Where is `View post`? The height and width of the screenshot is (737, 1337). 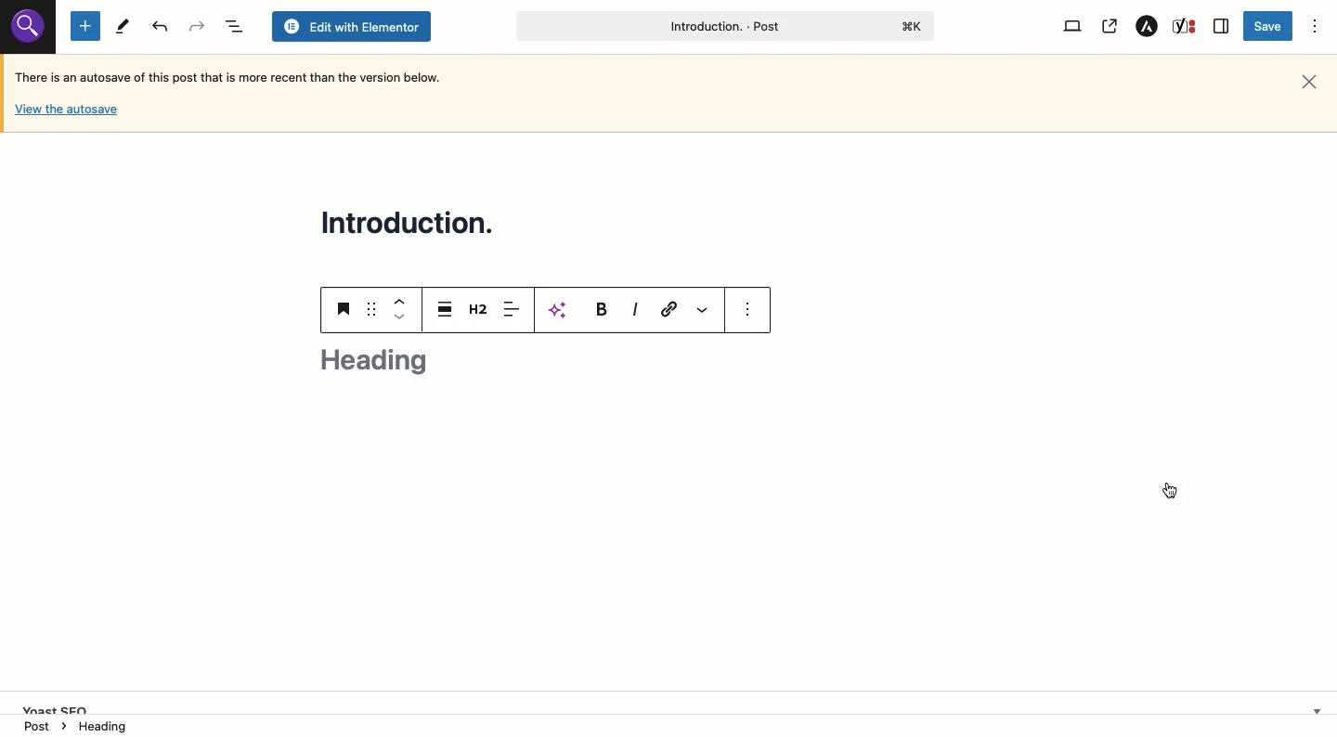 View post is located at coordinates (1109, 27).